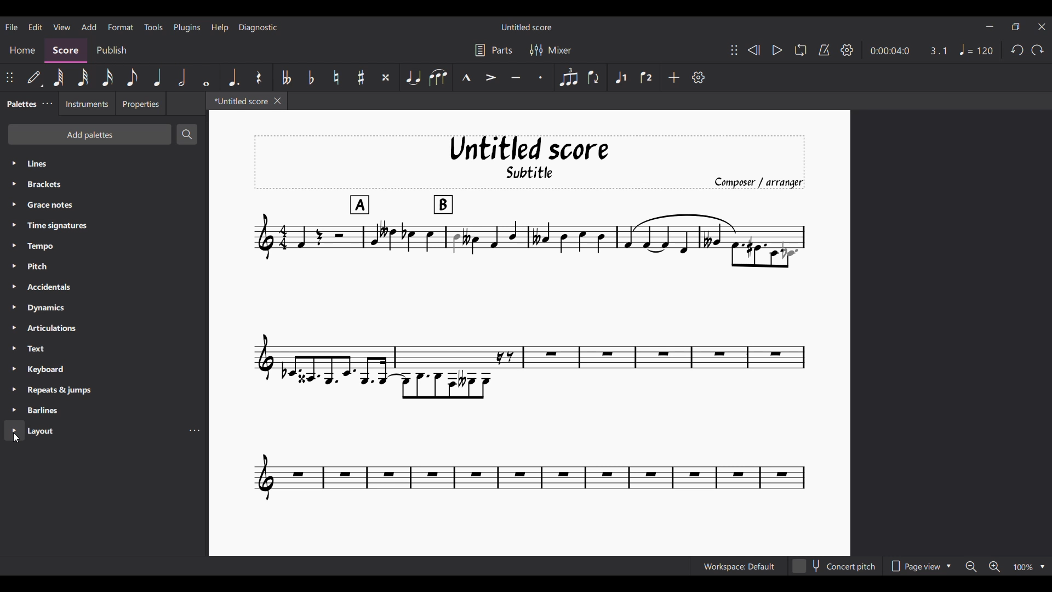 This screenshot has height=592, width=1052. I want to click on Tempo, so click(976, 50).